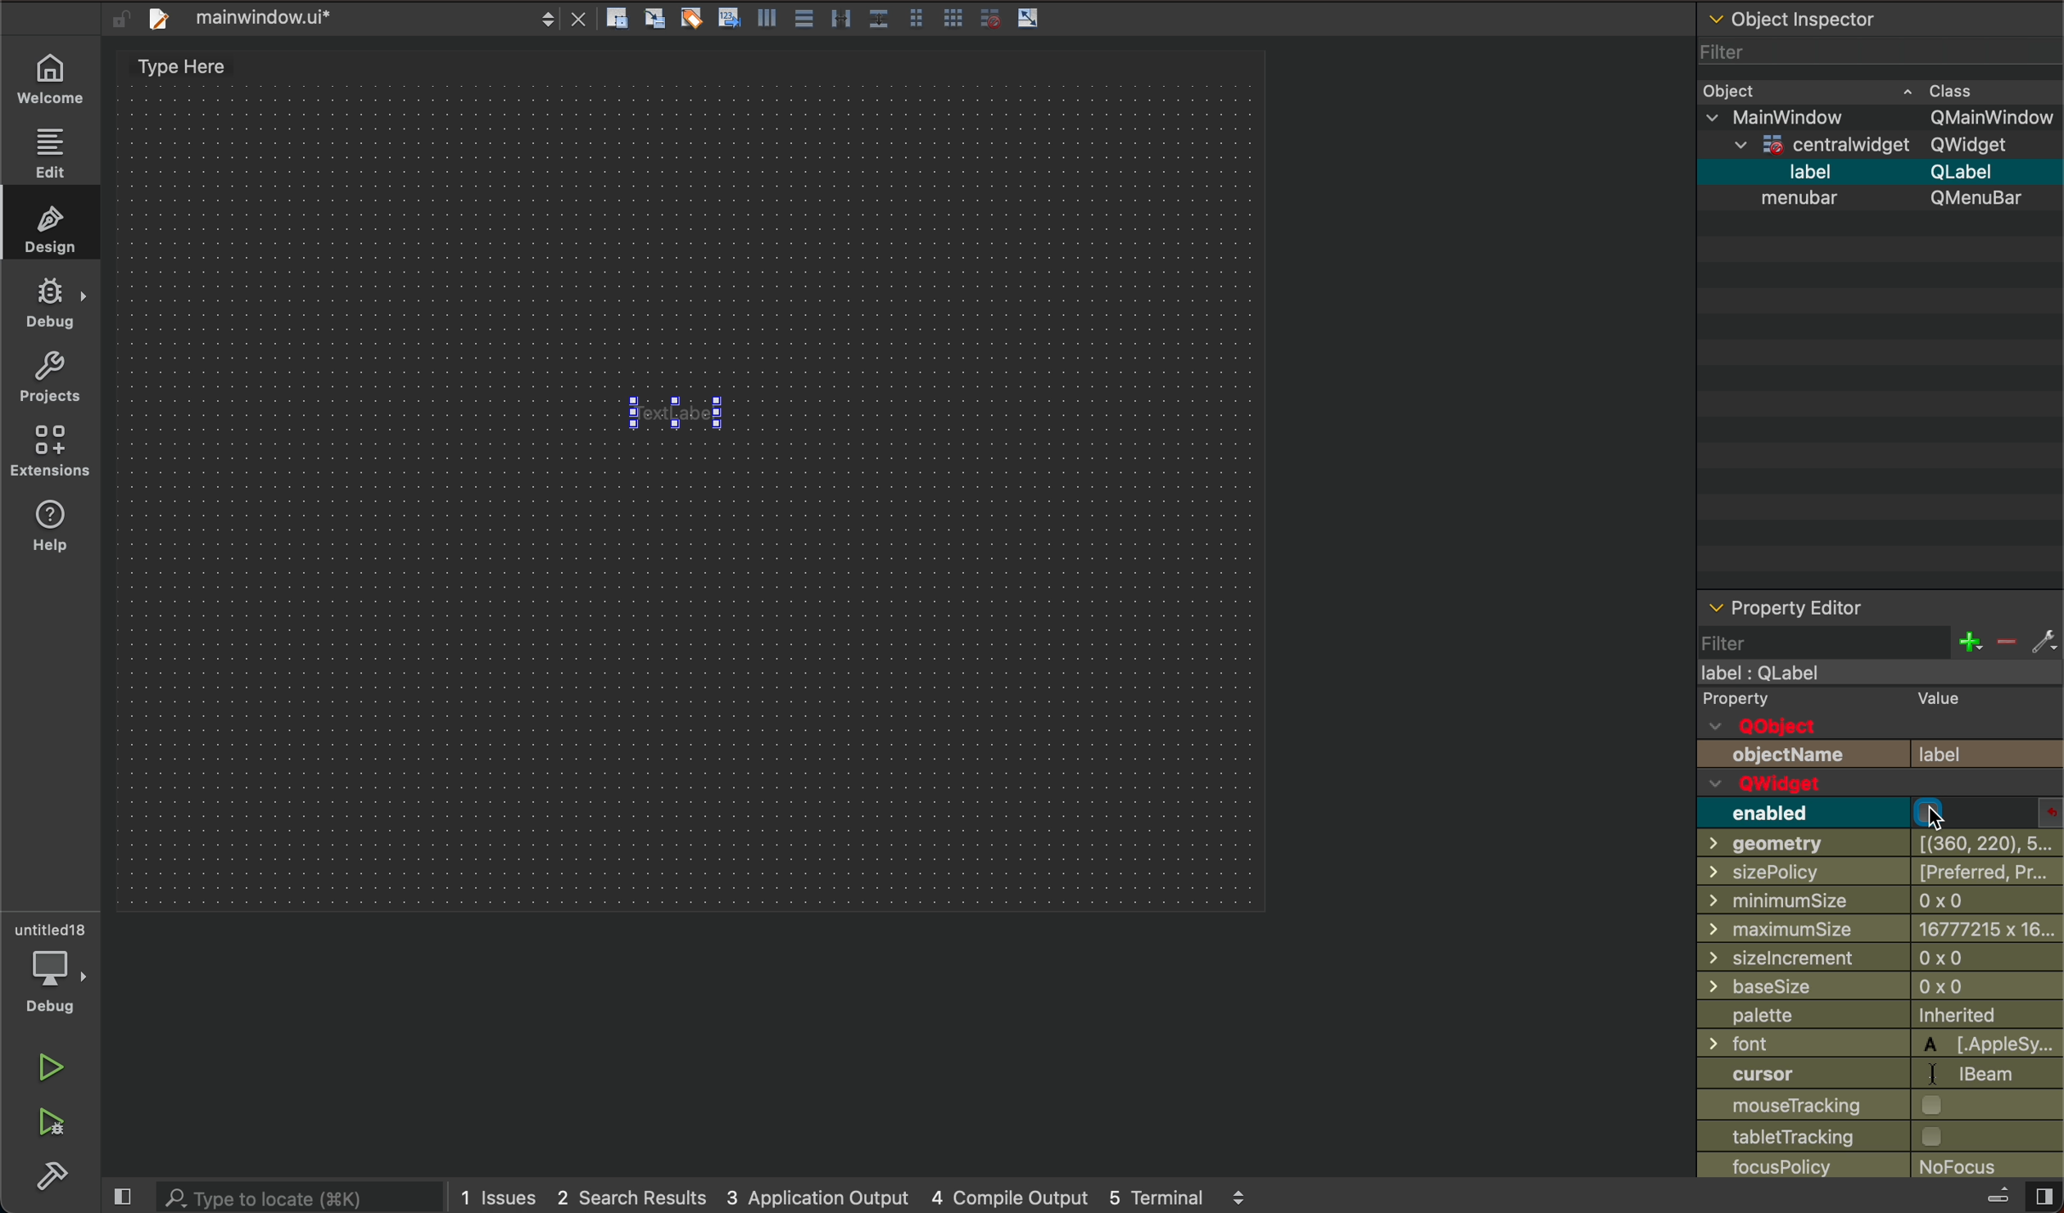  Describe the element at coordinates (340, 19) in the screenshot. I see `file tab` at that location.